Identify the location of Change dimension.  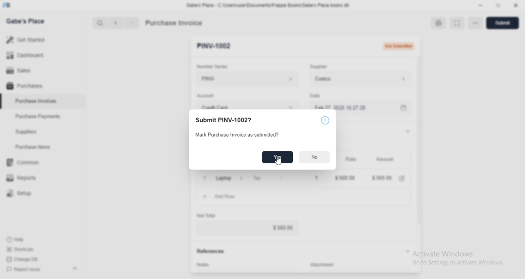
(498, 5).